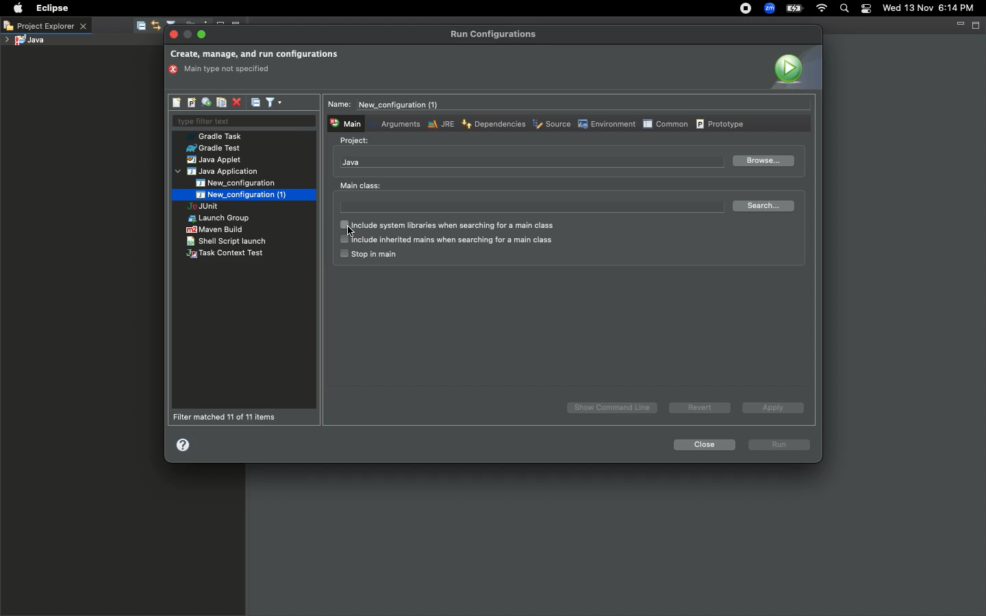 The height and width of the screenshot is (616, 986). I want to click on Maven build, so click(214, 229).